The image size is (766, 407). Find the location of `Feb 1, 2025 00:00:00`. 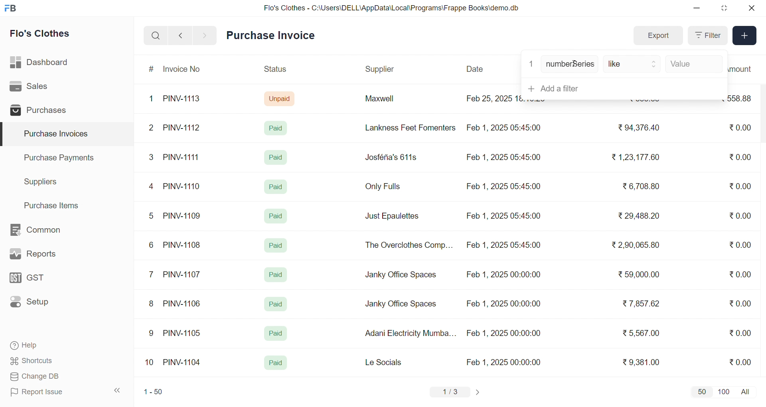

Feb 1, 2025 00:00:00 is located at coordinates (503, 276).